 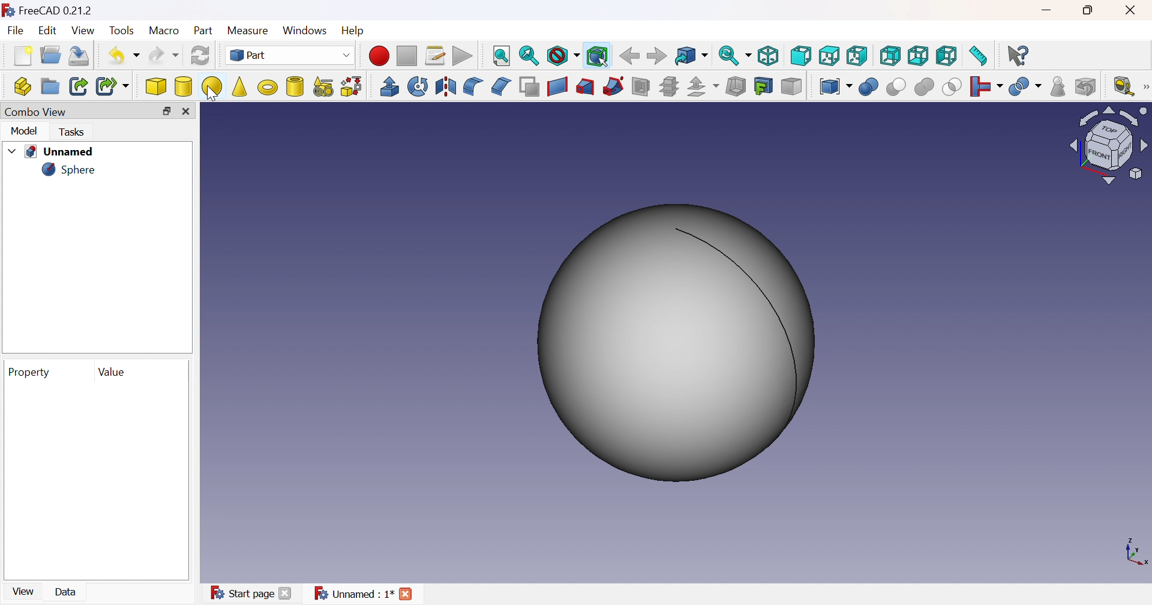 I want to click on Measure distance, so click(x=980, y=56).